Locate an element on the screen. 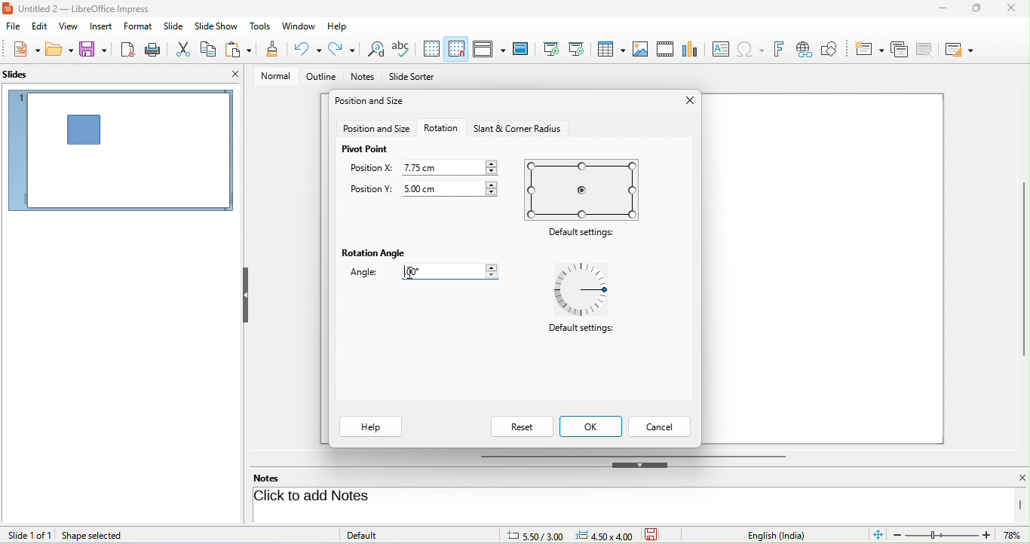 The width and height of the screenshot is (1030, 544). display view is located at coordinates (489, 48).